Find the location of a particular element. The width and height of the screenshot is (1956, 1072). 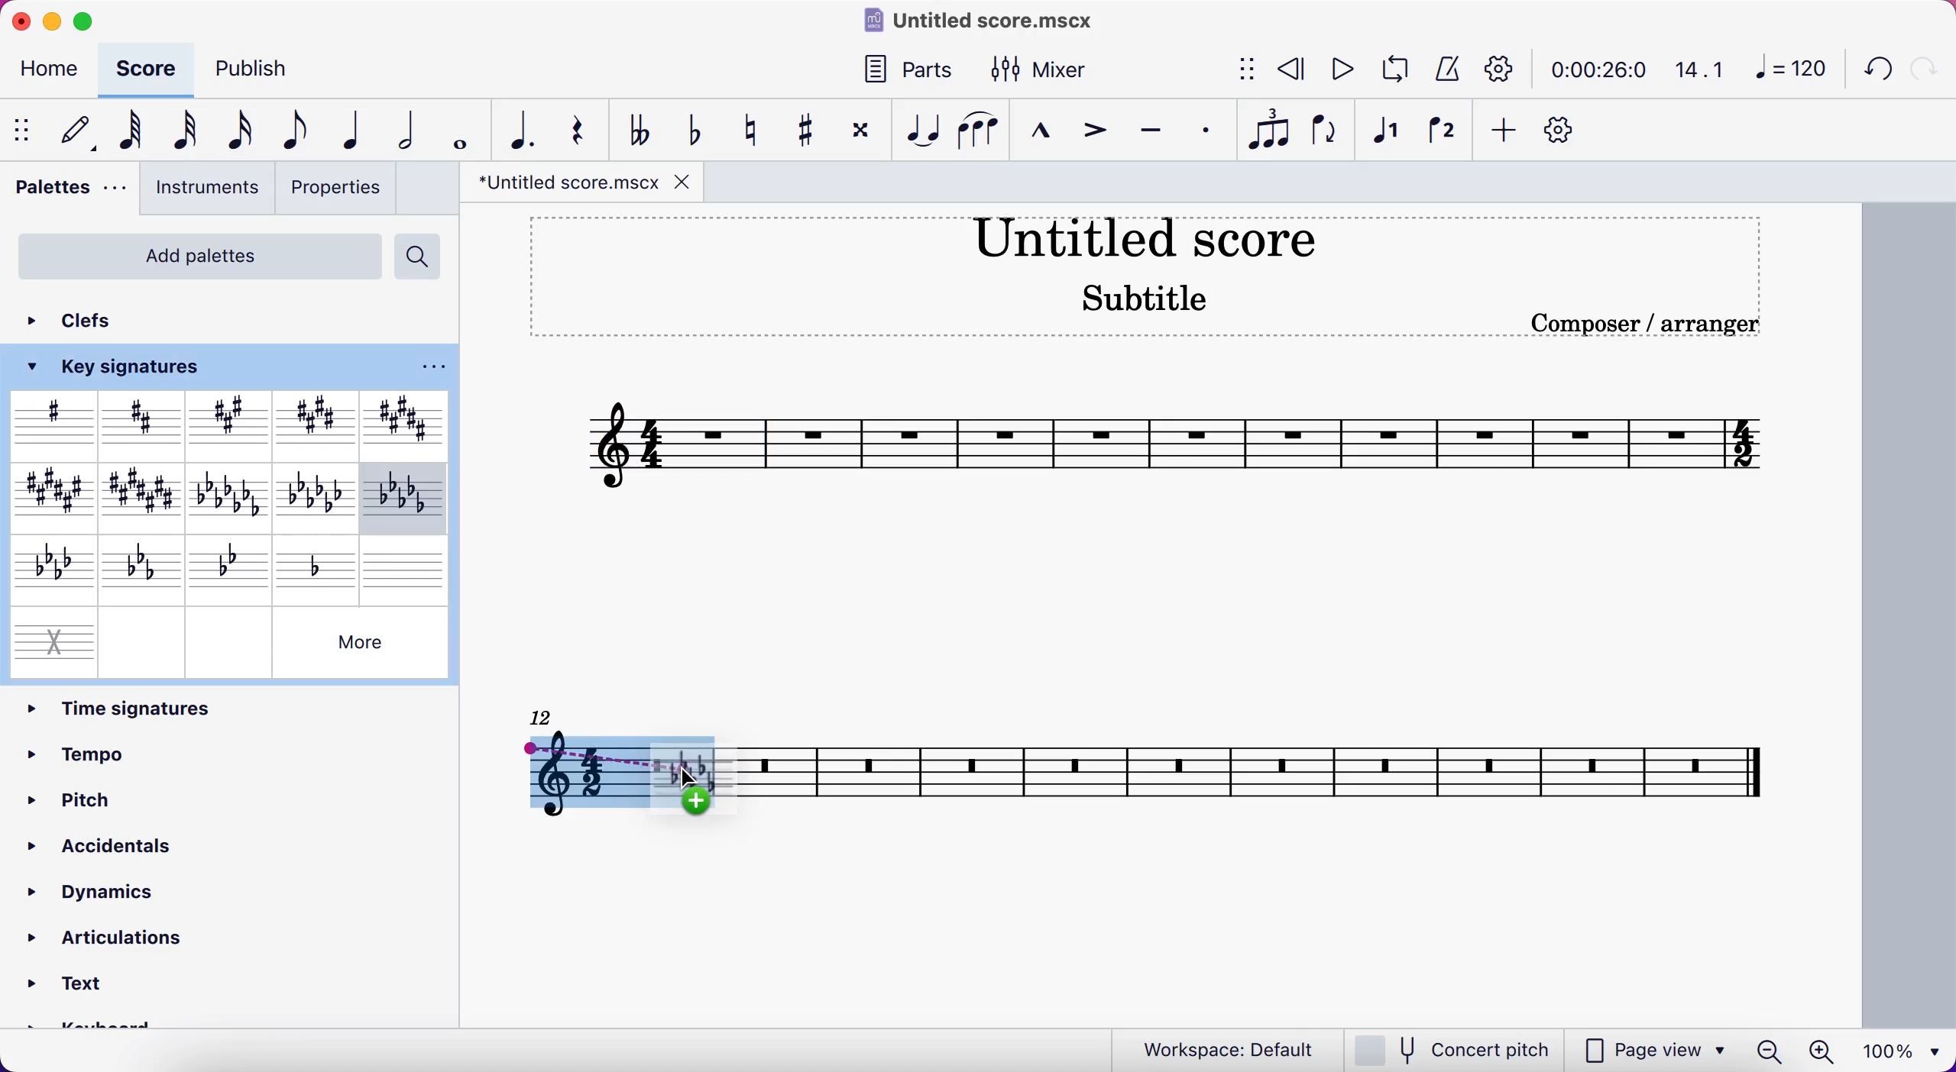

tie is located at coordinates (921, 133).